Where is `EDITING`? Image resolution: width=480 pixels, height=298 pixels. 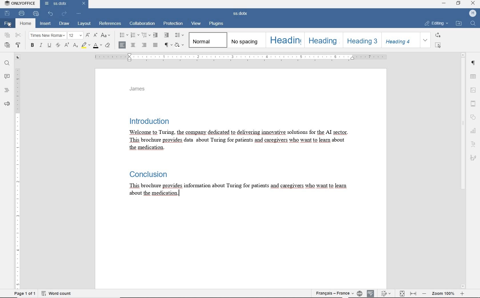
EDITING is located at coordinates (436, 23).